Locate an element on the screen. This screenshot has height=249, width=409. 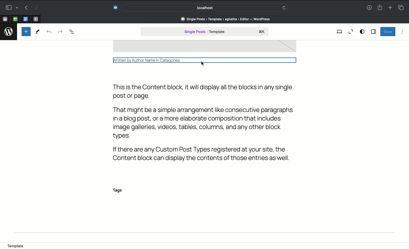
Add new block is located at coordinates (26, 32).